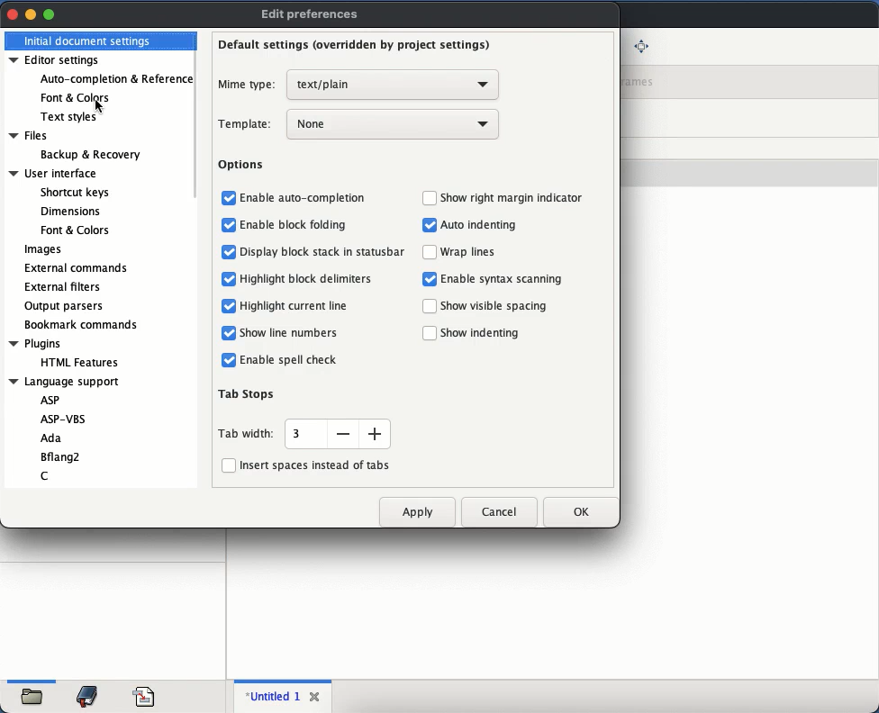 The height and width of the screenshot is (713, 879). What do you see at coordinates (574, 510) in the screenshot?
I see `ok` at bounding box center [574, 510].